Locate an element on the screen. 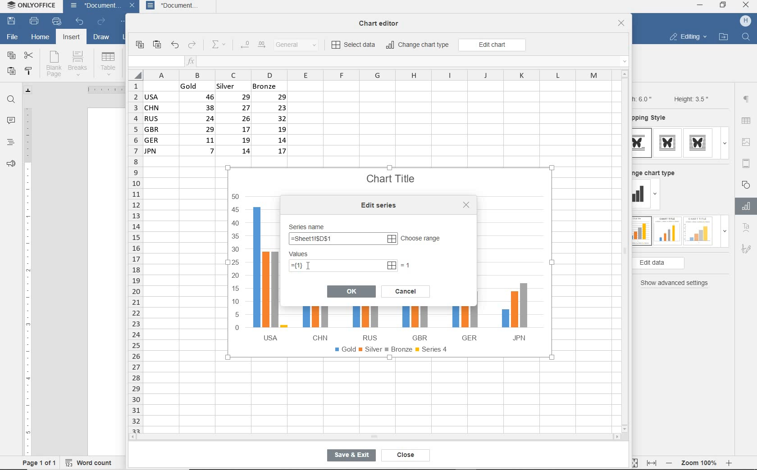  copy is located at coordinates (11, 56).